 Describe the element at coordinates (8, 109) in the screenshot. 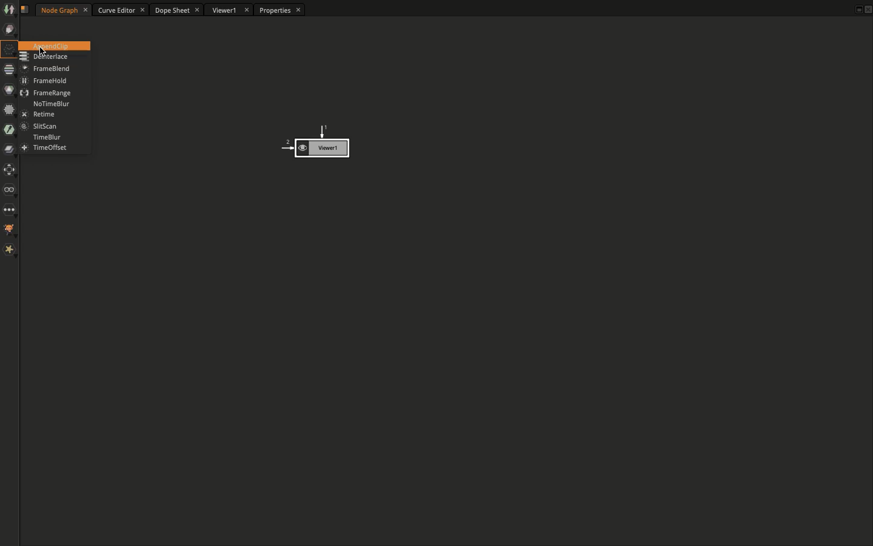

I see `Filter` at that location.